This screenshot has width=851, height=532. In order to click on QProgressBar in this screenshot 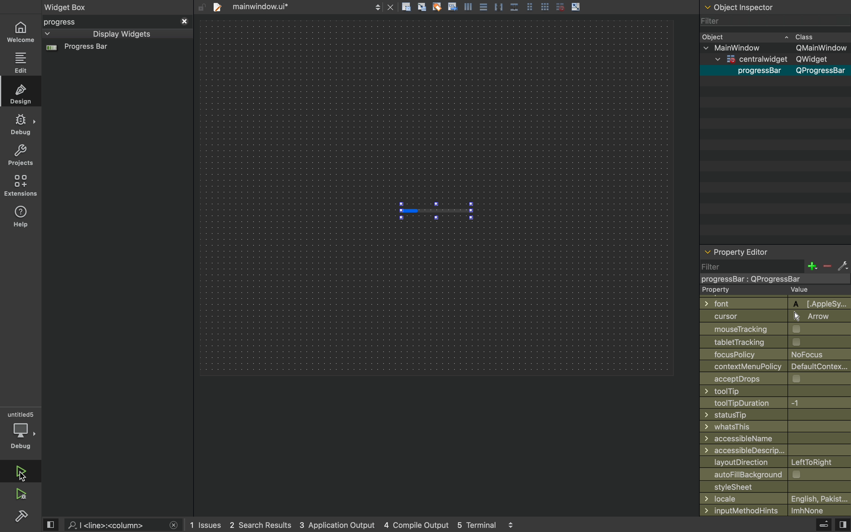, I will do `click(821, 71)`.